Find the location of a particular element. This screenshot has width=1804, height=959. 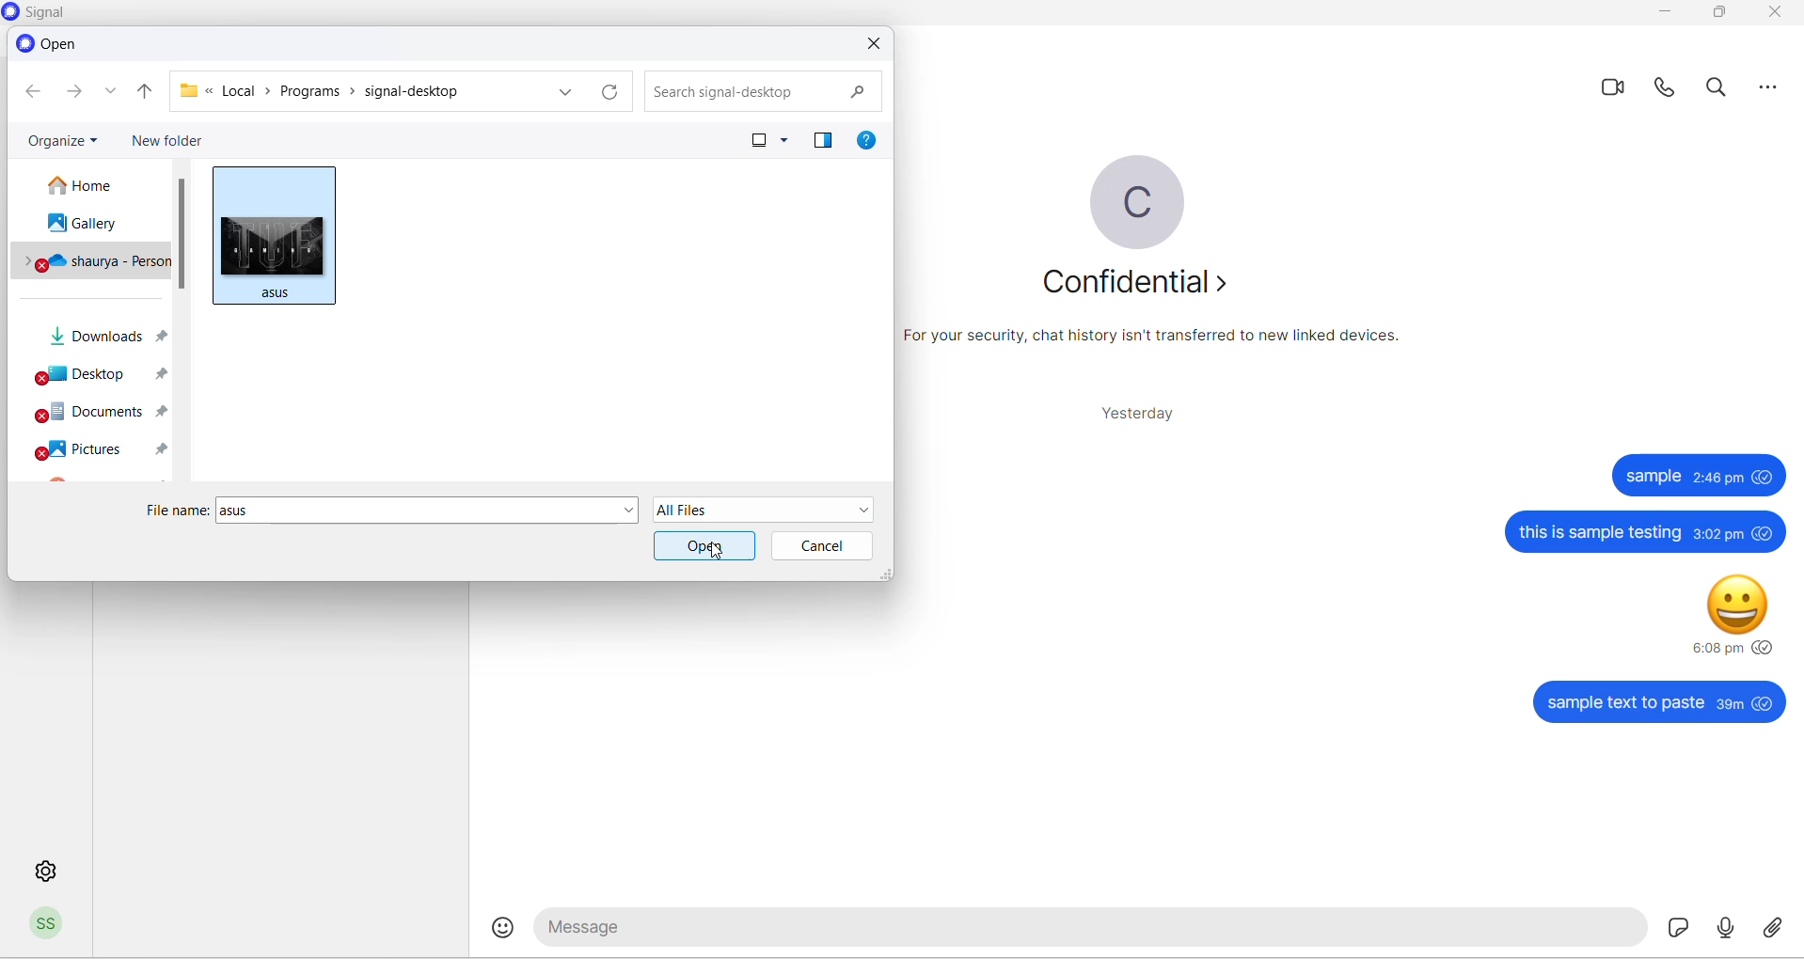

more options is located at coordinates (1769, 93).